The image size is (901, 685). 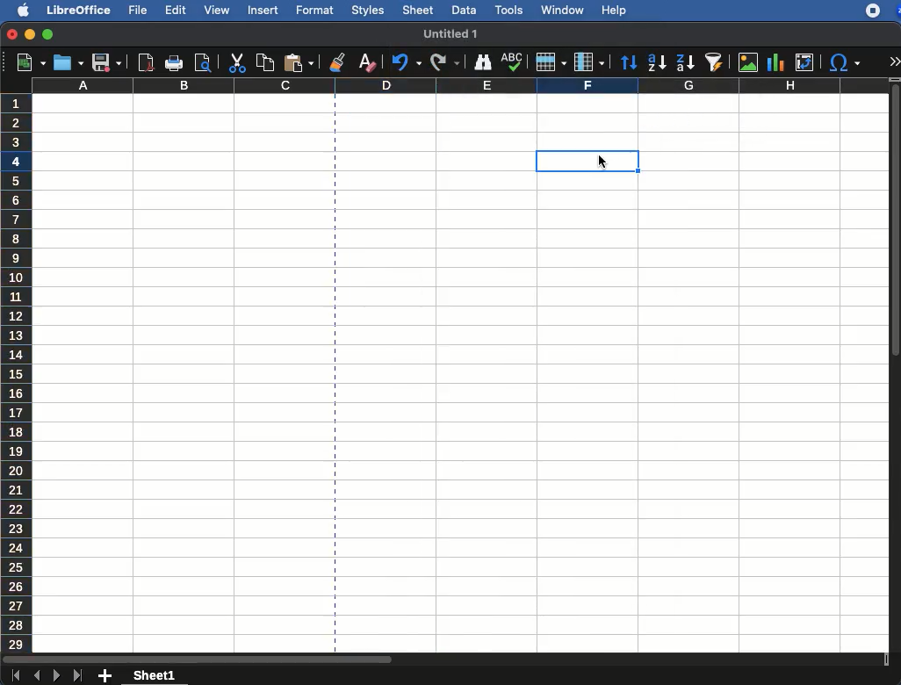 I want to click on sheet, so click(x=417, y=11).